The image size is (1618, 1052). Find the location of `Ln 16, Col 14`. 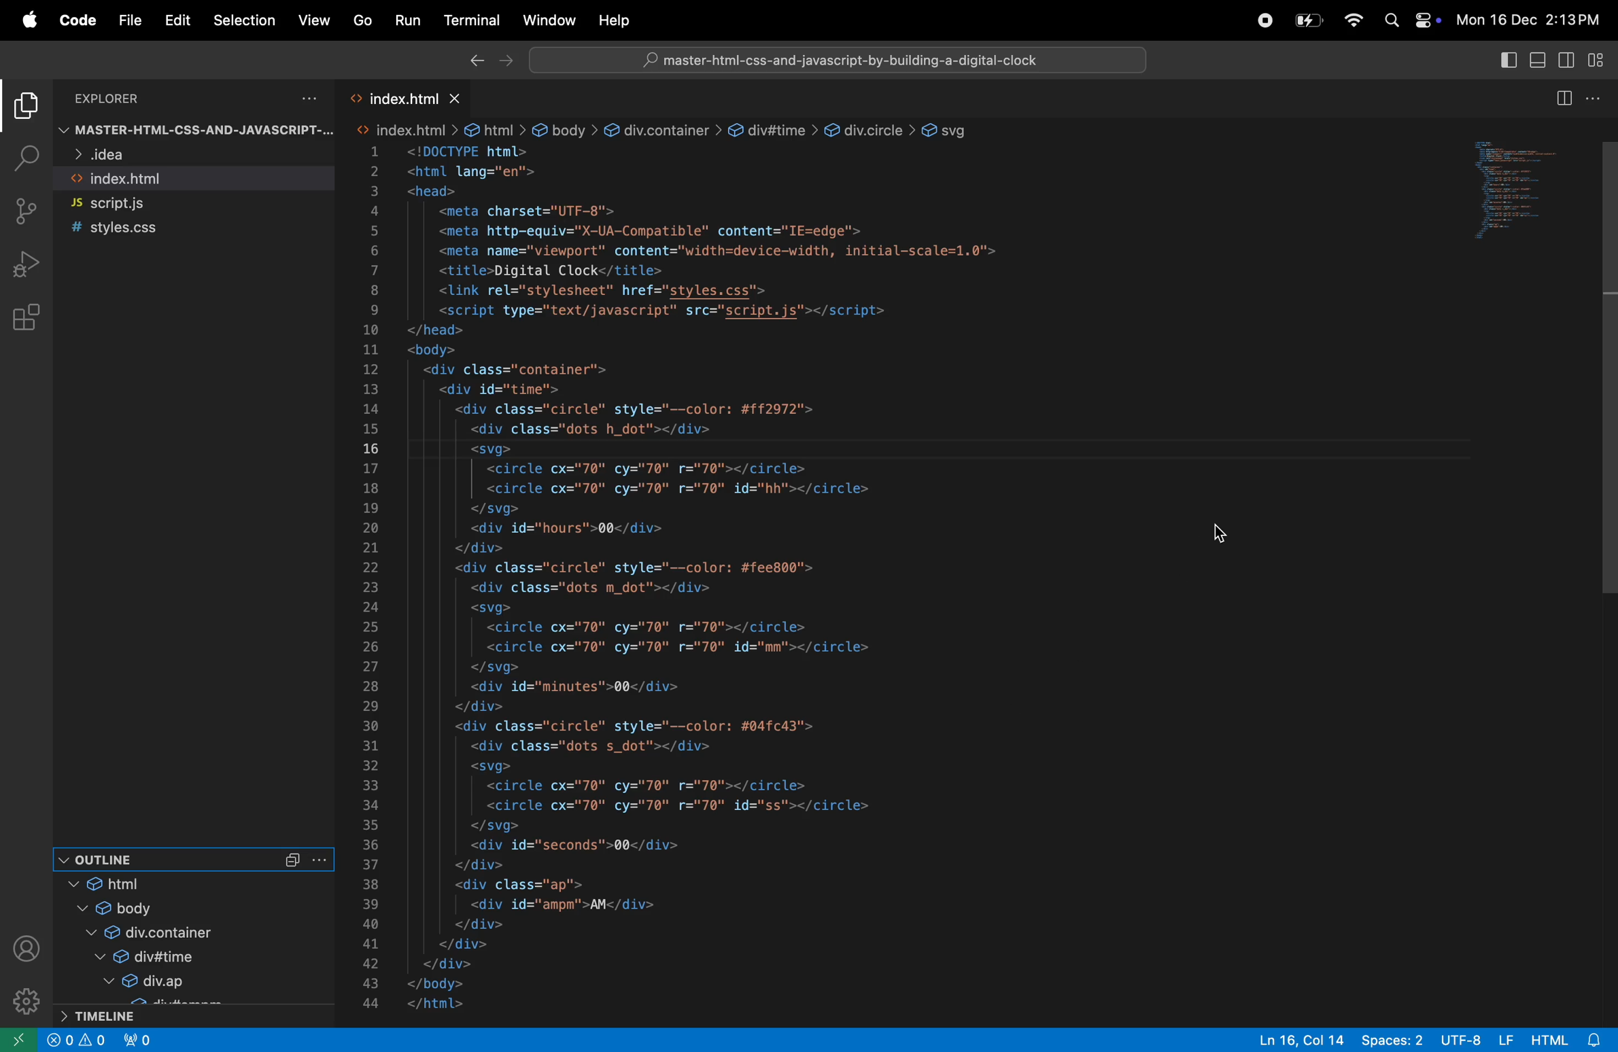

Ln 16, Col 14 is located at coordinates (1295, 1039).